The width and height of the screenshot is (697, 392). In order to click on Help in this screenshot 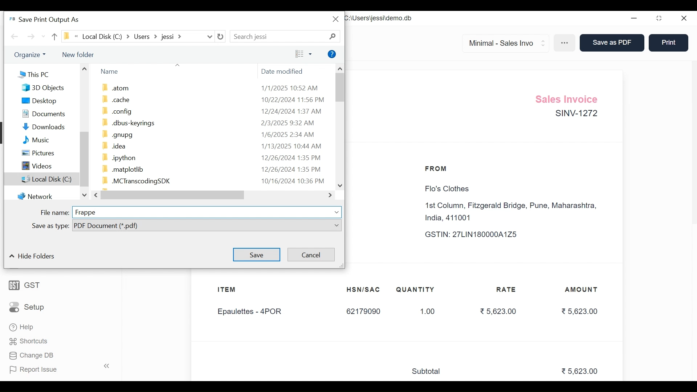, I will do `click(22, 328)`.